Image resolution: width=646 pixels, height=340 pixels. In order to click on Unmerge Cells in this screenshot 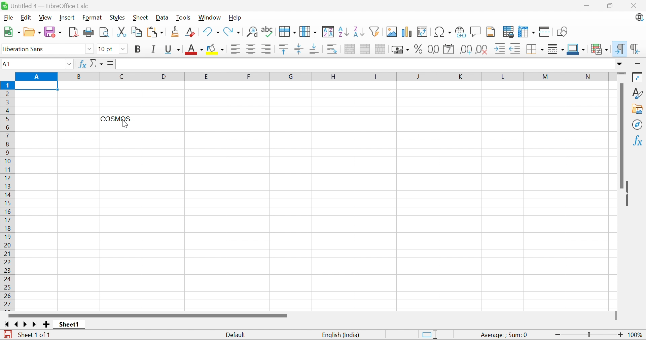, I will do `click(380, 49)`.